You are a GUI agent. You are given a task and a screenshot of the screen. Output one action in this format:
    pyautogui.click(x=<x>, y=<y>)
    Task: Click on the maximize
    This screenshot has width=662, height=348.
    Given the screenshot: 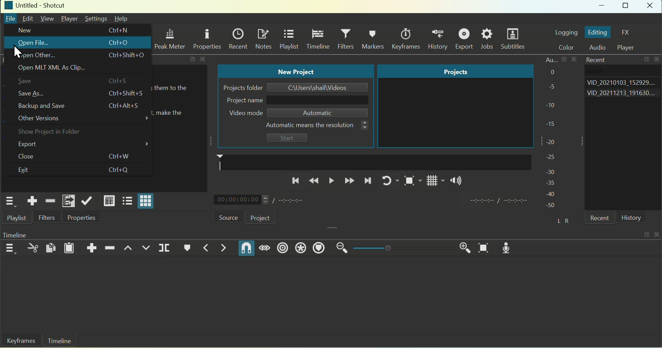 What is the action you would take?
    pyautogui.click(x=646, y=234)
    